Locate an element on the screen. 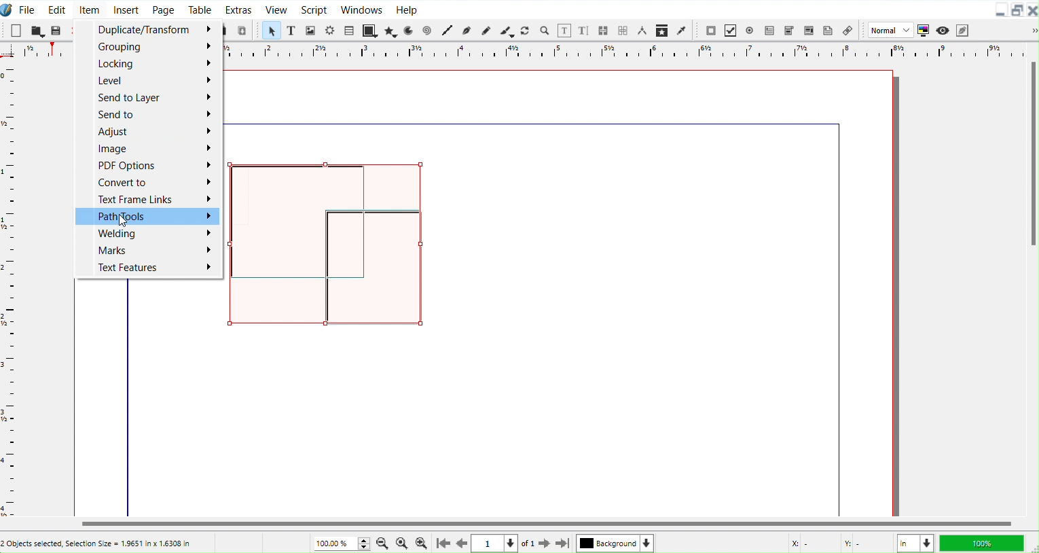  Eye dropper is located at coordinates (682, 30).